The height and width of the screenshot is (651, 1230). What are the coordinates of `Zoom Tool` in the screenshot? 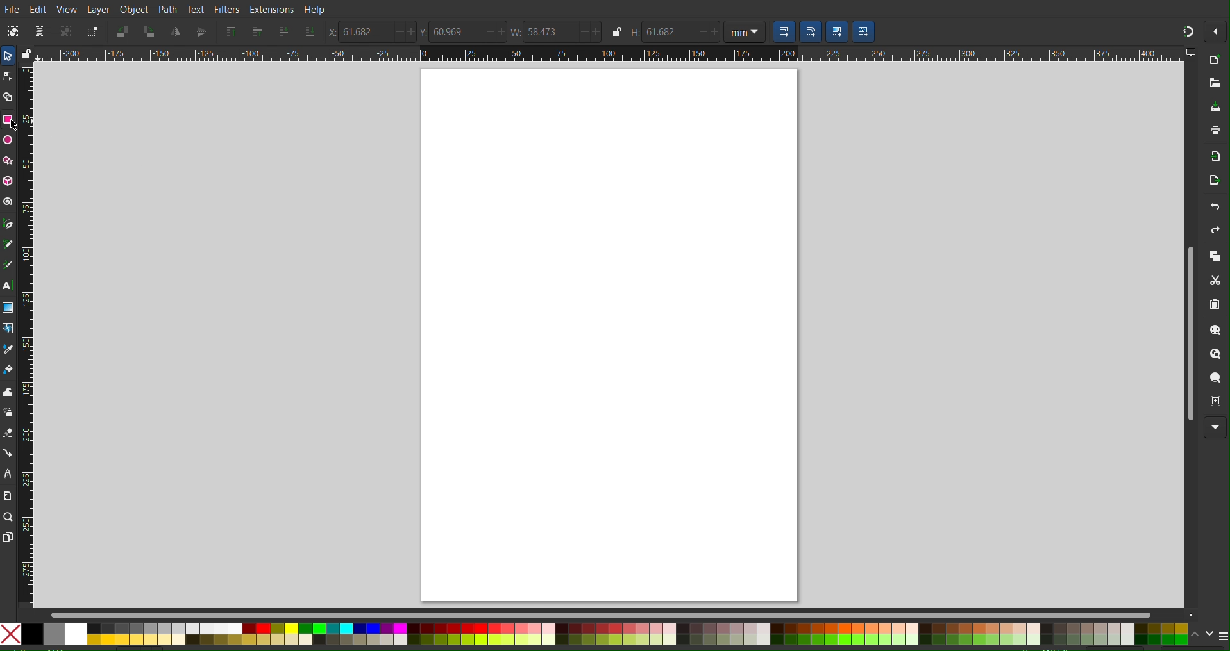 It's located at (8, 516).